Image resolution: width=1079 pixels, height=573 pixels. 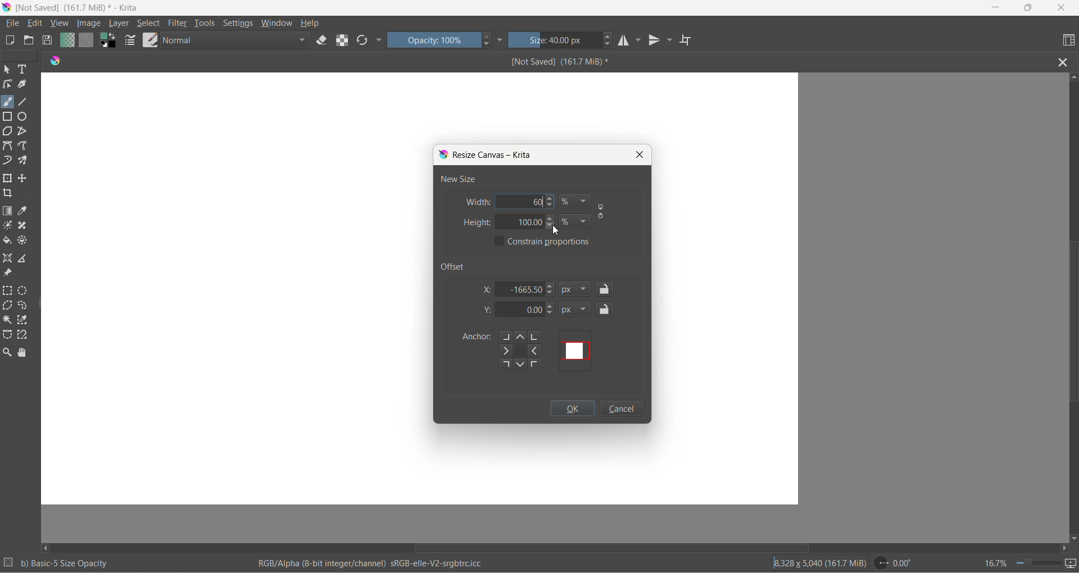 What do you see at coordinates (577, 290) in the screenshot?
I see `x-axis value type` at bounding box center [577, 290].